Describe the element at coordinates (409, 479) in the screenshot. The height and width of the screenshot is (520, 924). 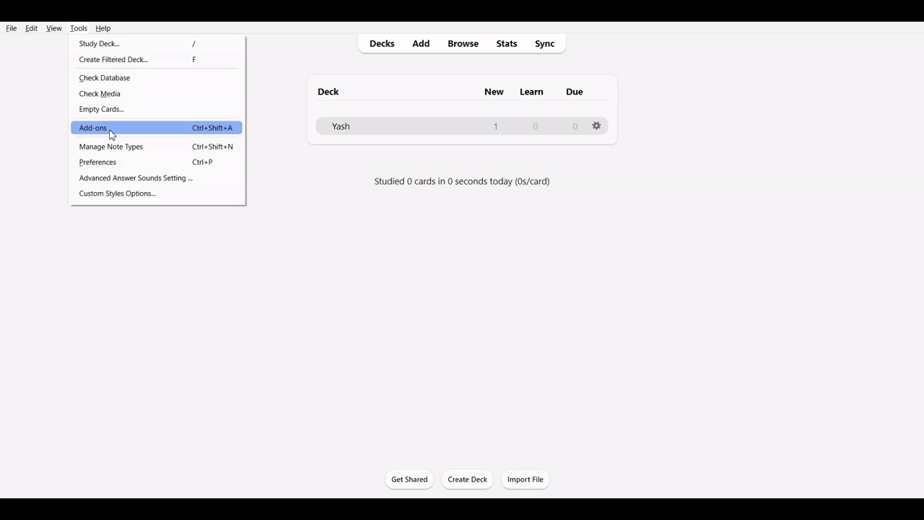
I see `Get Started` at that location.